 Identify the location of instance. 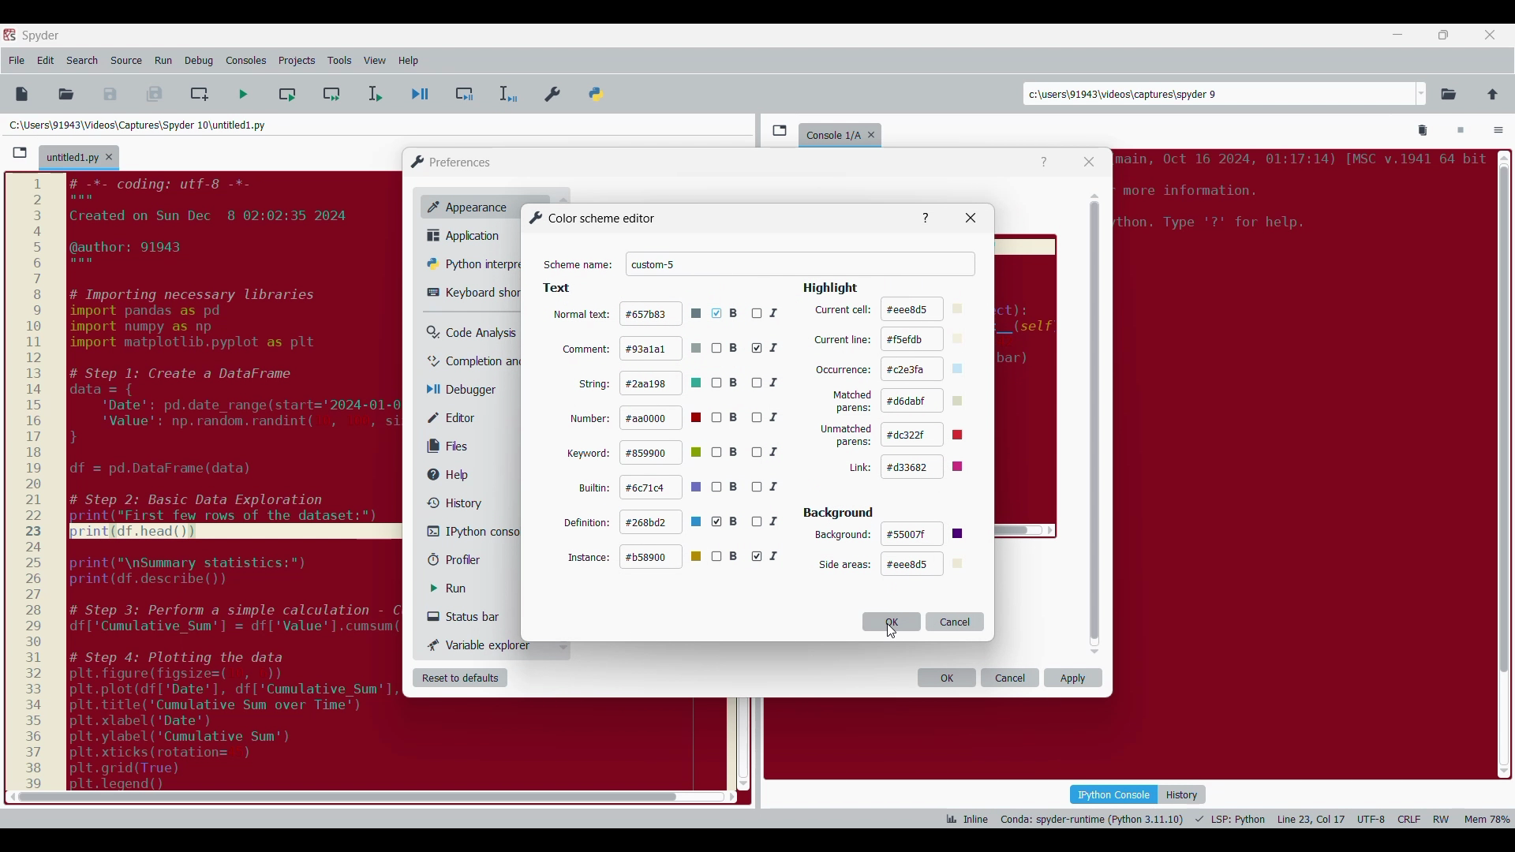
(589, 557).